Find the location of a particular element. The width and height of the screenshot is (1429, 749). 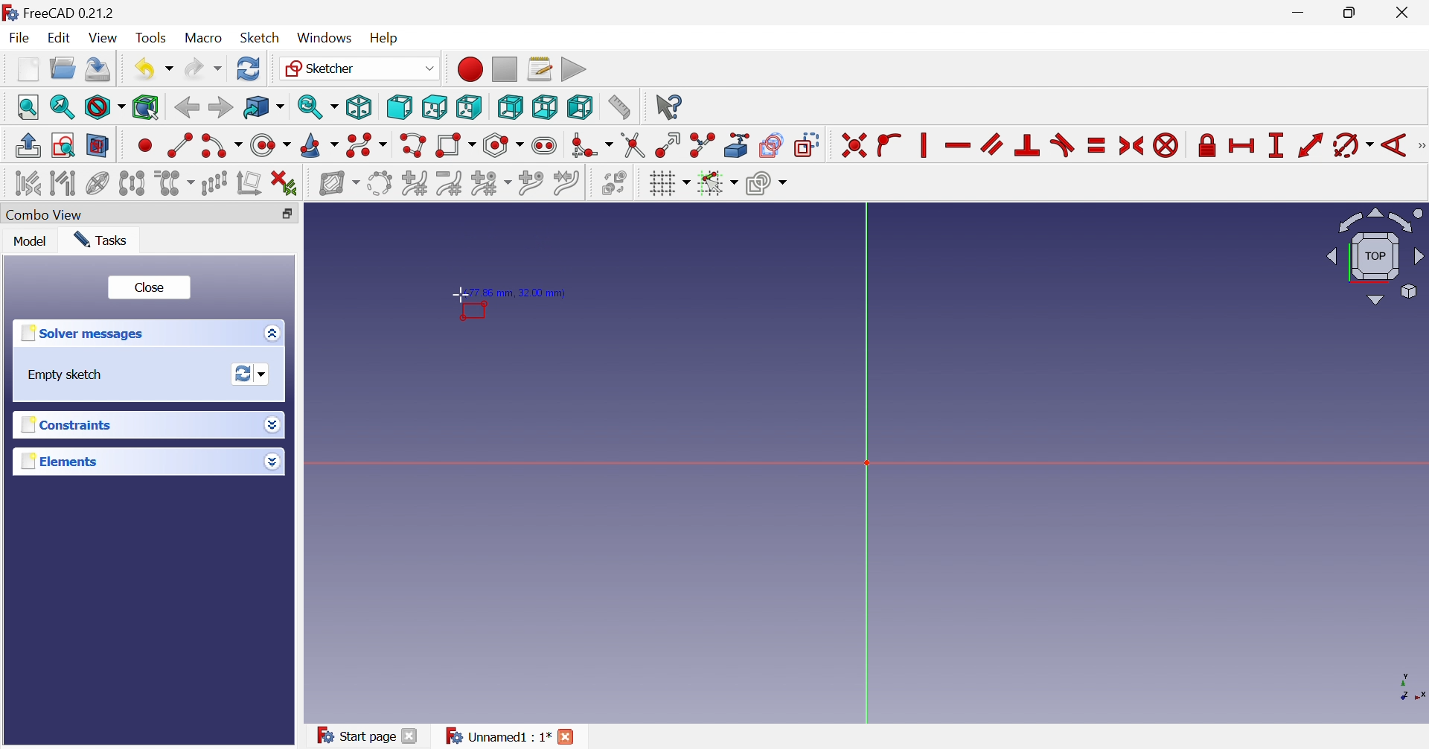

Bottom is located at coordinates (544, 106).